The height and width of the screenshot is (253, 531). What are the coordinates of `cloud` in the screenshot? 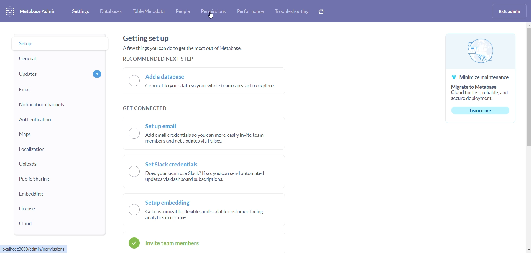 It's located at (43, 224).